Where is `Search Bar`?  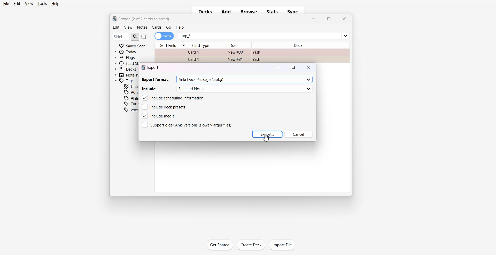
Search Bar is located at coordinates (126, 36).